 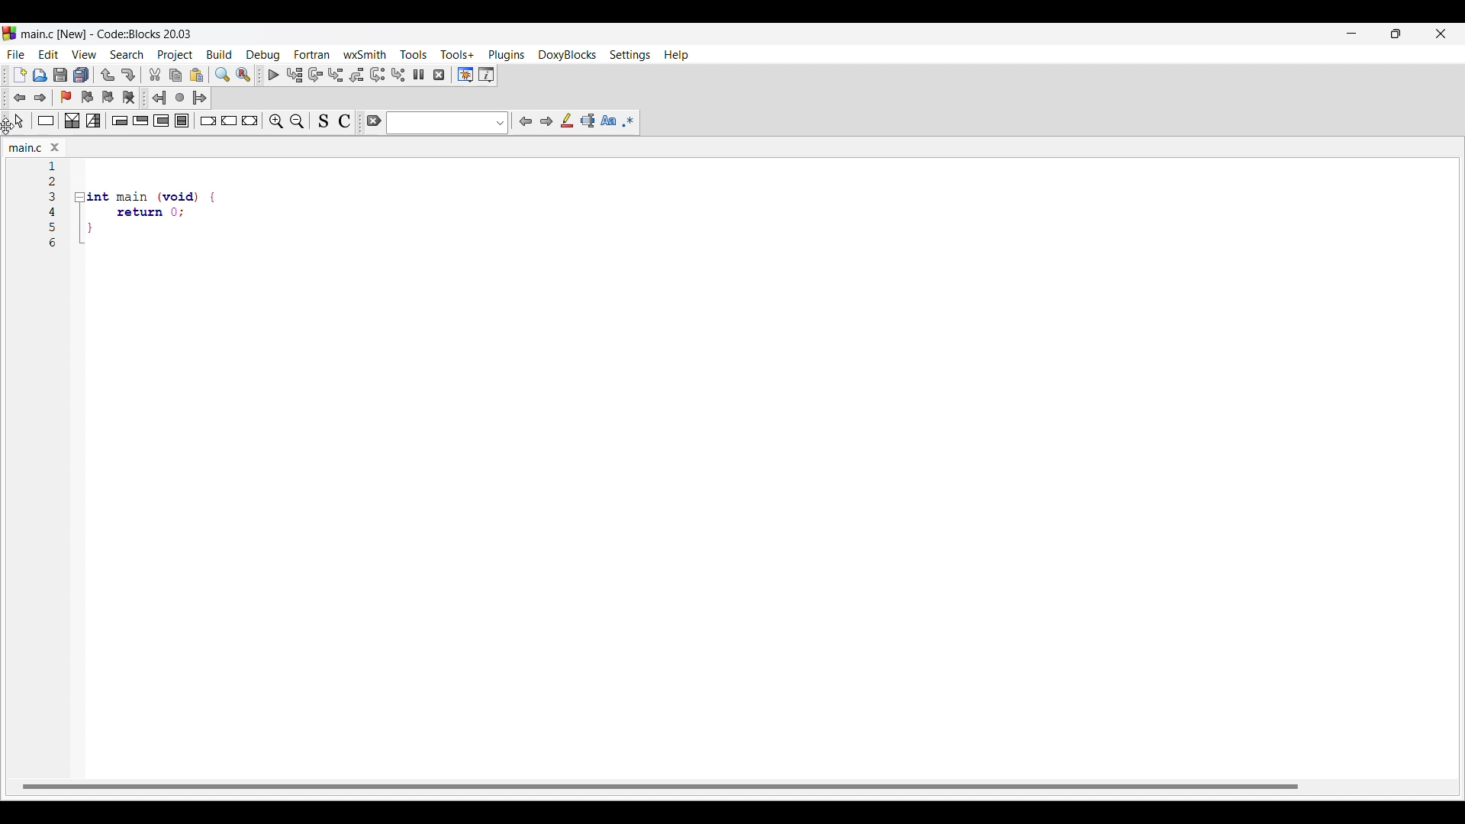 I want to click on , so click(x=130, y=233).